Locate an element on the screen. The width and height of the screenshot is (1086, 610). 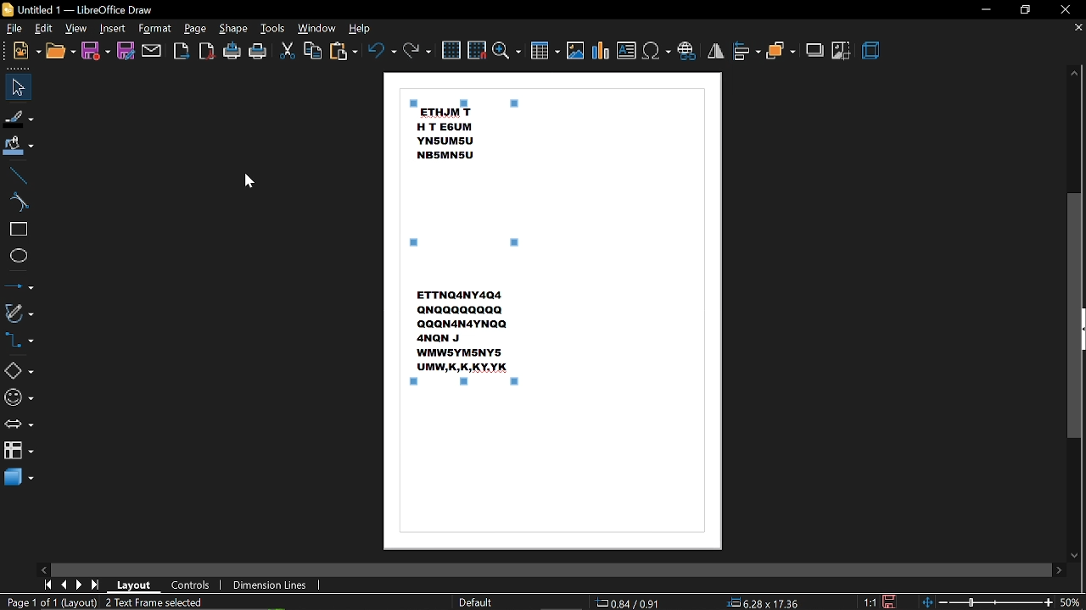
help is located at coordinates (363, 28).